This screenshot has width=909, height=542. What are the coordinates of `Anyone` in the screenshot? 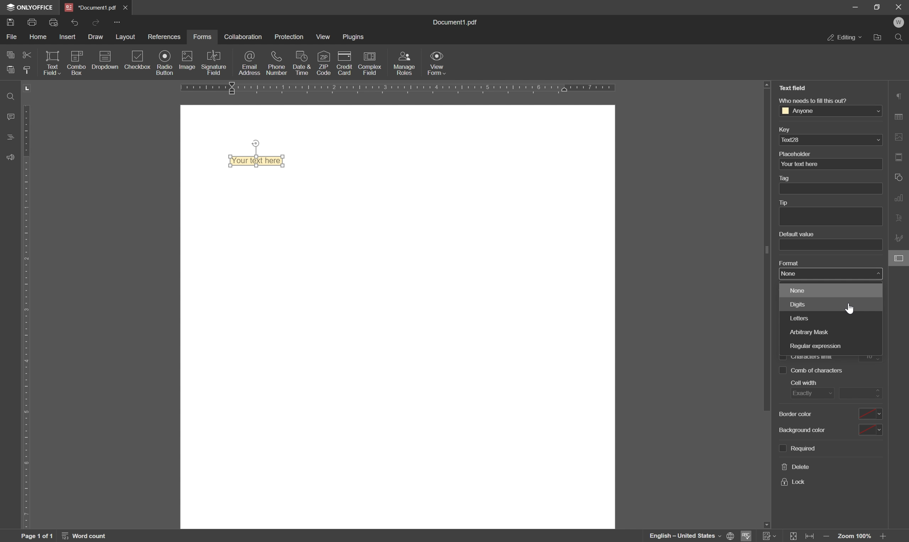 It's located at (830, 111).